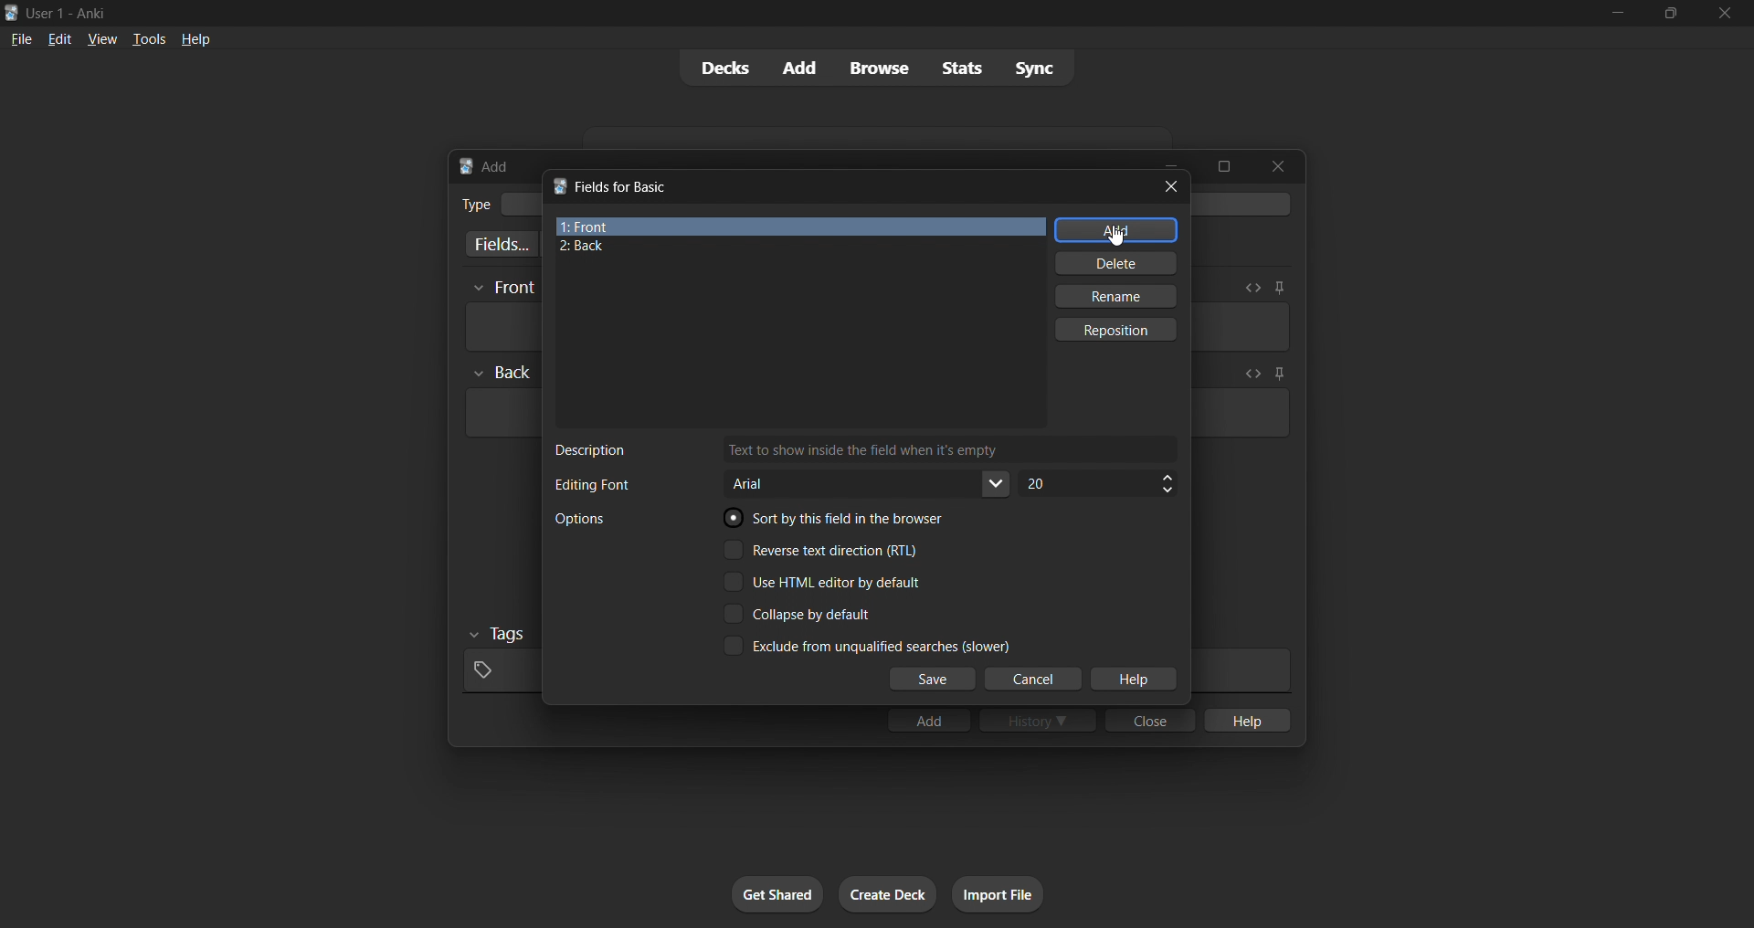 The image size is (1754, 928). Describe the element at coordinates (624, 187) in the screenshot. I see `customize fields title bar` at that location.